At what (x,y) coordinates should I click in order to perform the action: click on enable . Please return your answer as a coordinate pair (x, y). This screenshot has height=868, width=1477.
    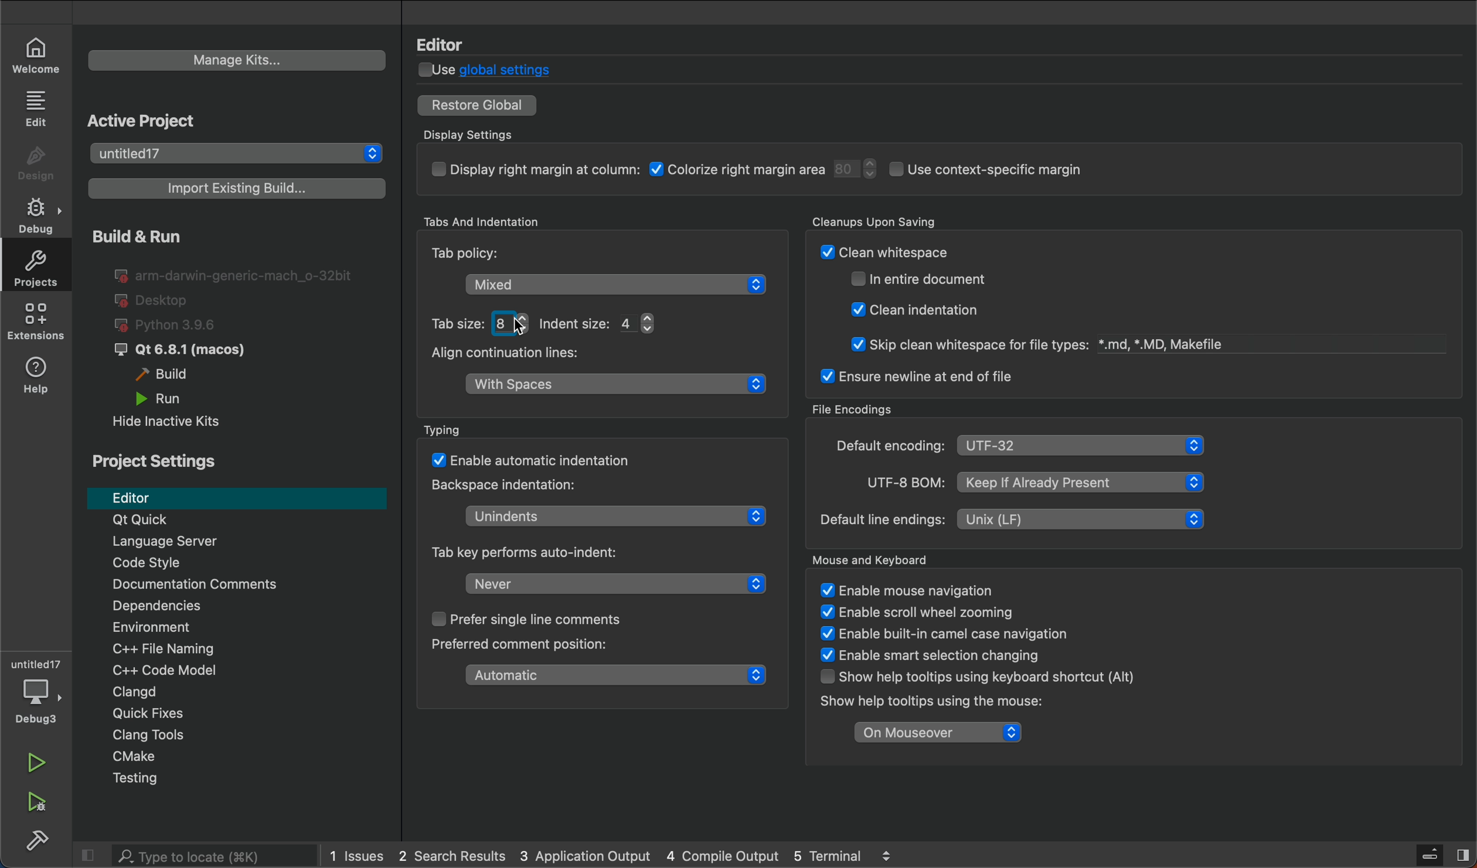
    Looking at the image, I should click on (937, 653).